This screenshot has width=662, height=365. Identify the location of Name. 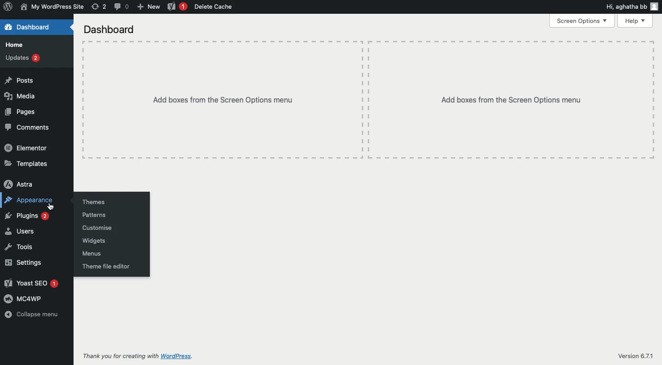
(53, 6).